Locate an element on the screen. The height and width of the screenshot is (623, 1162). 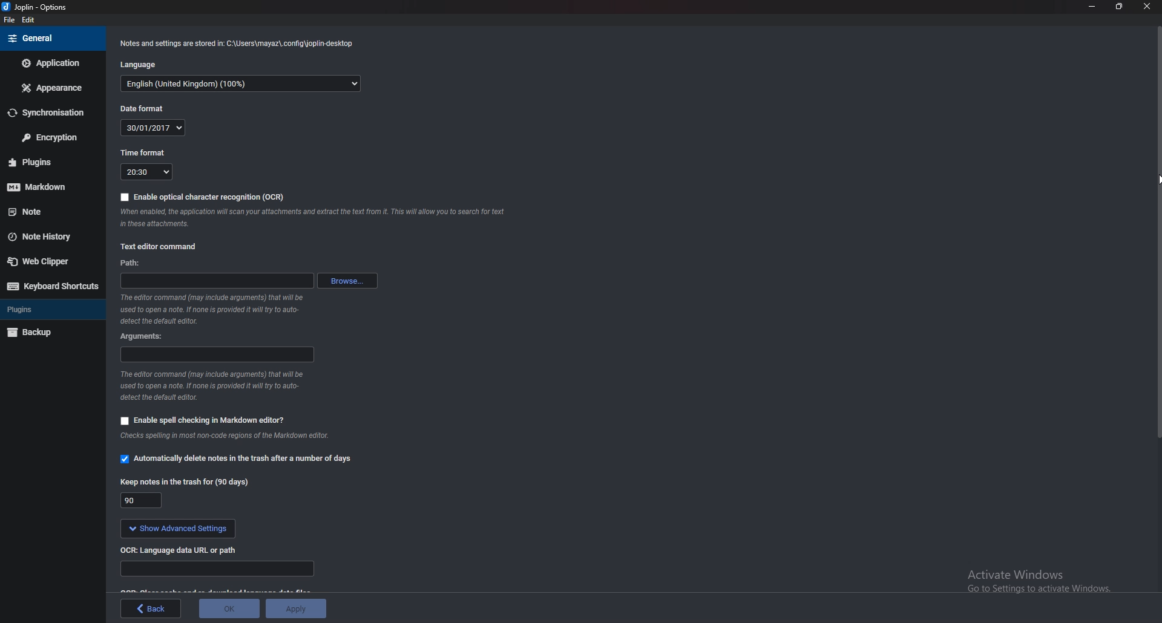
Arguments is located at coordinates (143, 338).